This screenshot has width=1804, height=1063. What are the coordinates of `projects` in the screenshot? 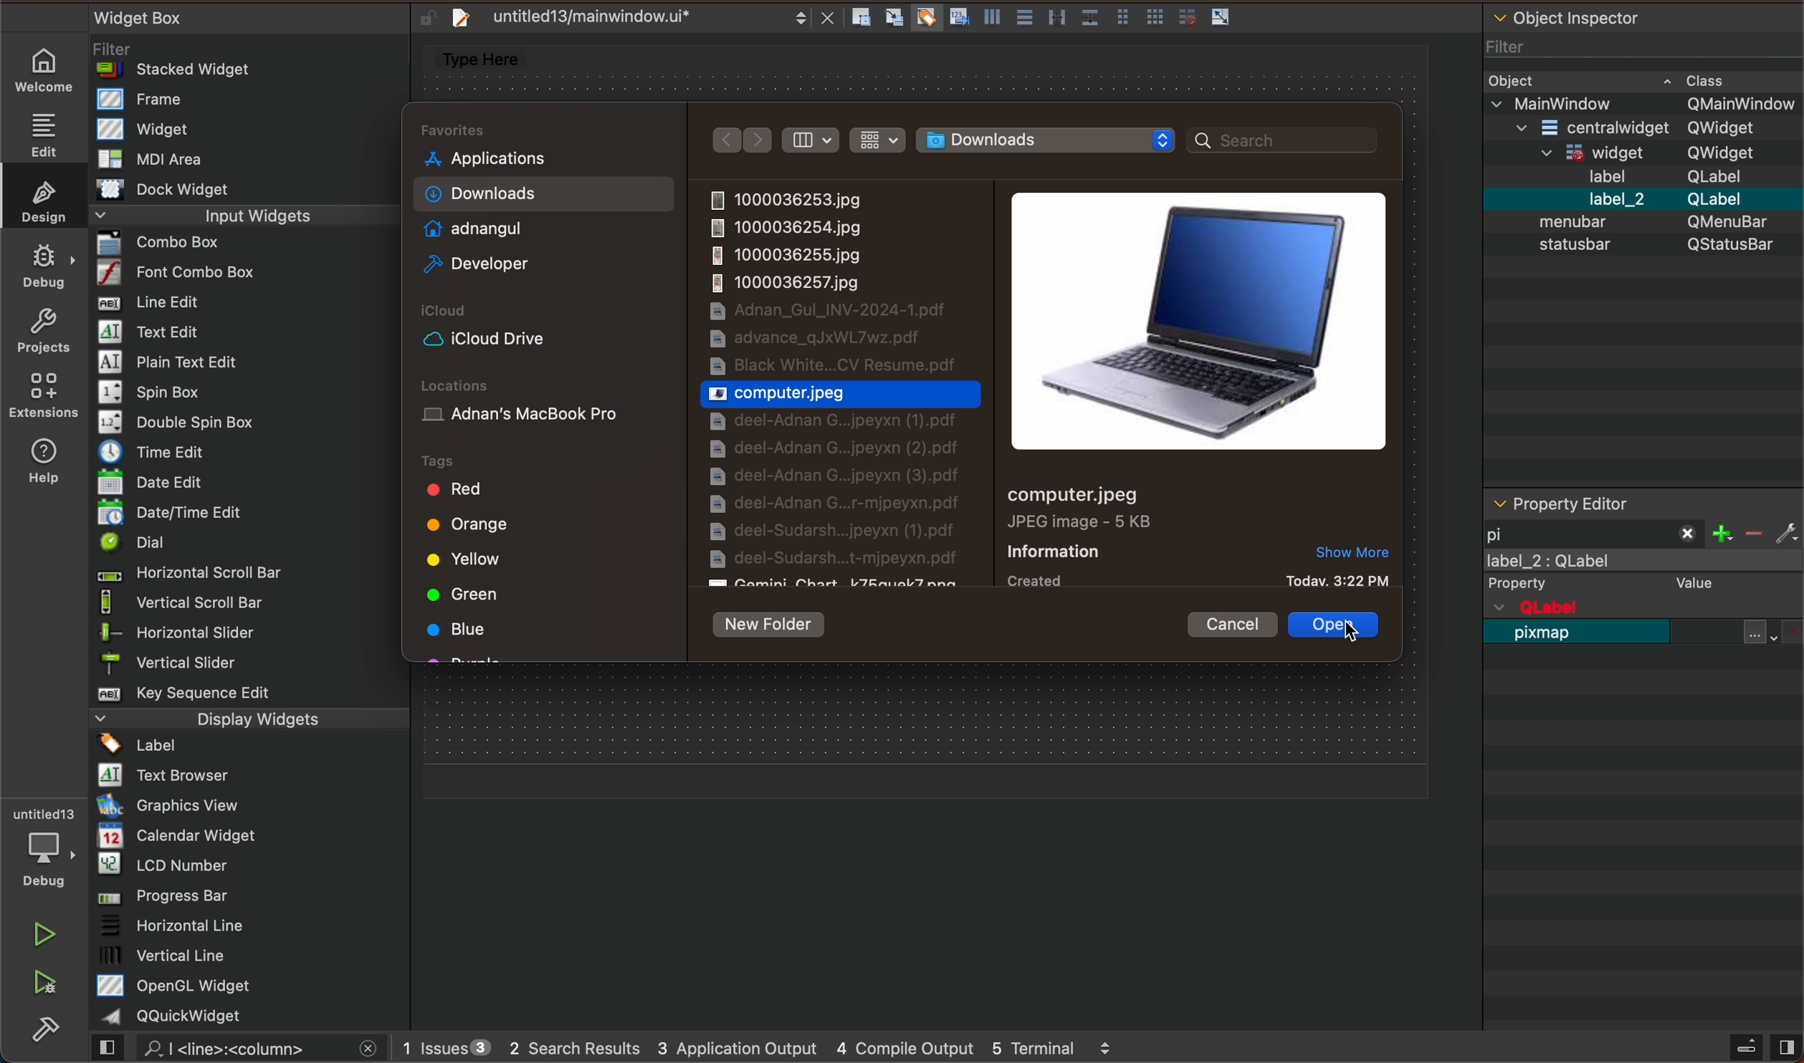 It's located at (42, 328).